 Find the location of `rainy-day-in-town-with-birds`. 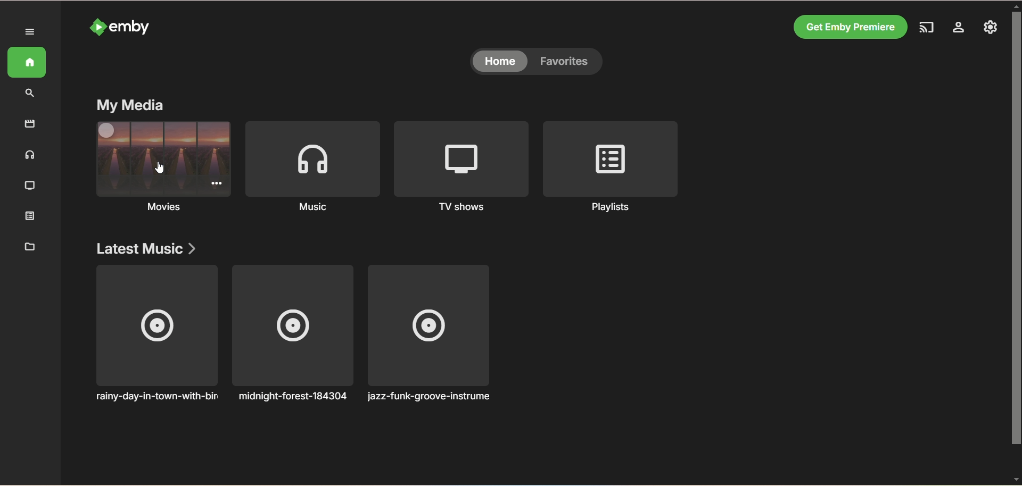

rainy-day-in-town-with-birds is located at coordinates (155, 335).